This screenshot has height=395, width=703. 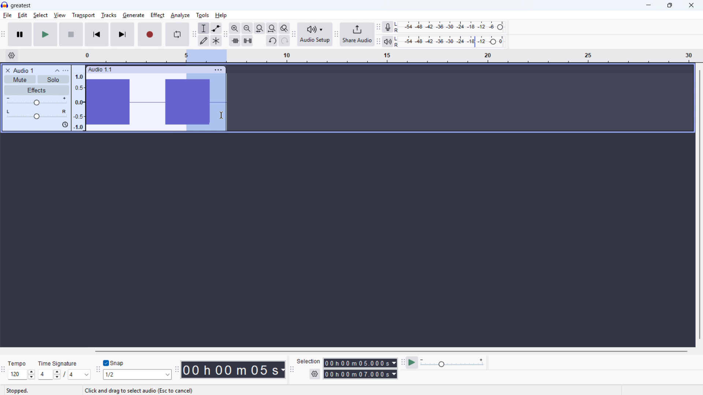 What do you see at coordinates (134, 16) in the screenshot?
I see `generate` at bounding box center [134, 16].